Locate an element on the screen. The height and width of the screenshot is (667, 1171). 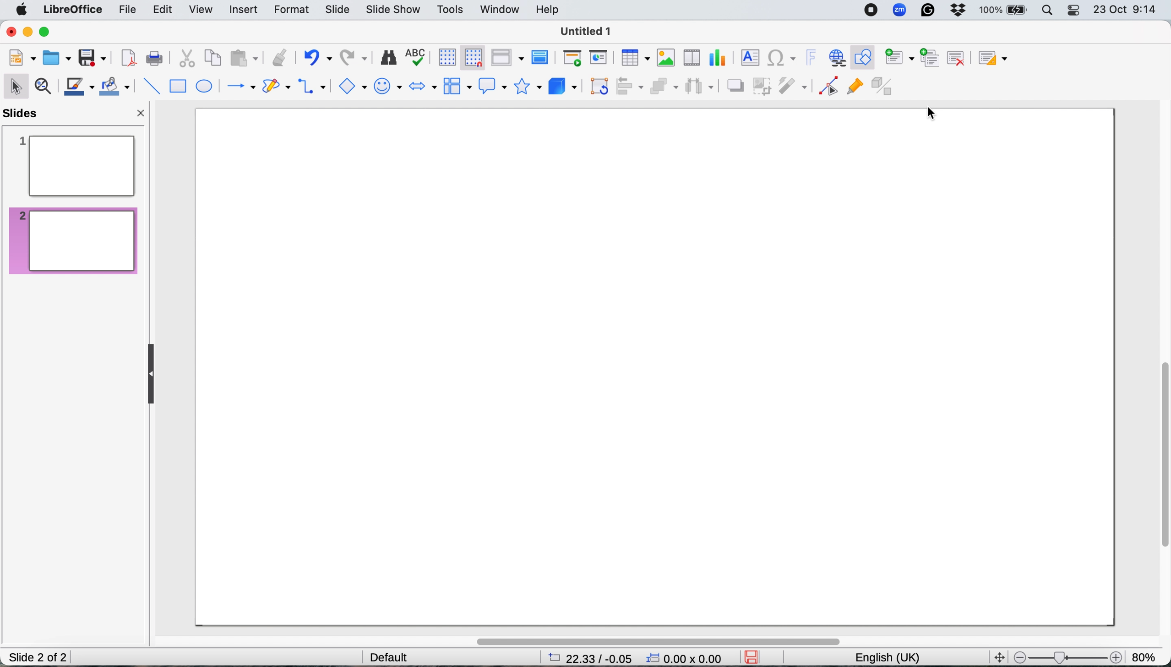
default is located at coordinates (382, 656).